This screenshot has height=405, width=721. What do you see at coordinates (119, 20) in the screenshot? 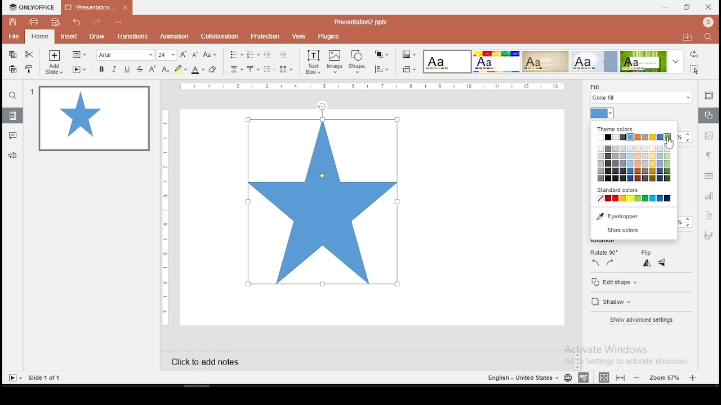
I see `customize quick access toolbar` at bounding box center [119, 20].